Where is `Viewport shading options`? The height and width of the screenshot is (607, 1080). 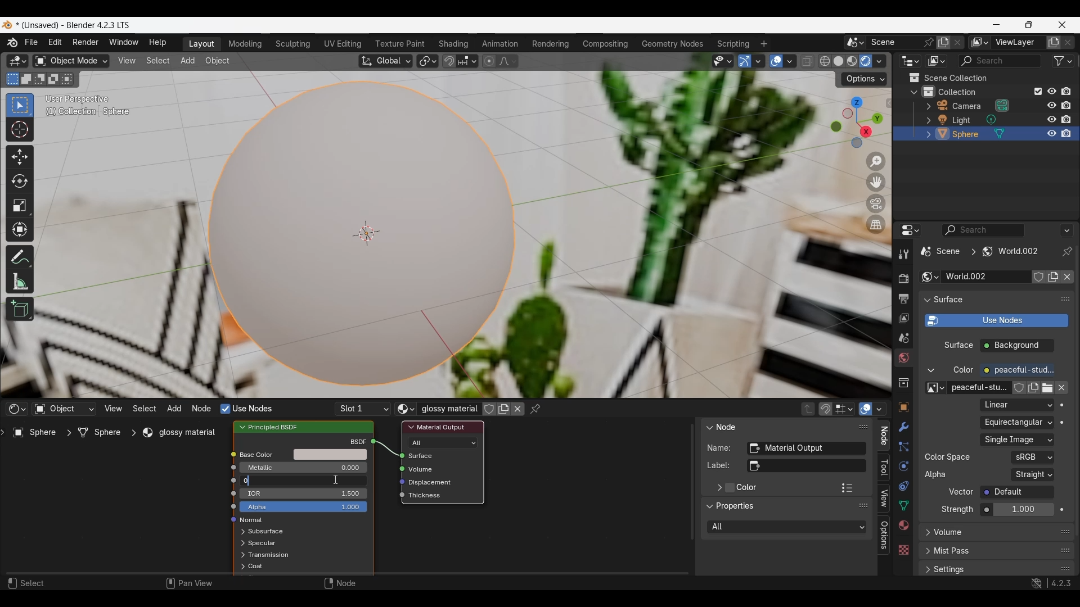
Viewport shading options is located at coordinates (879, 61).